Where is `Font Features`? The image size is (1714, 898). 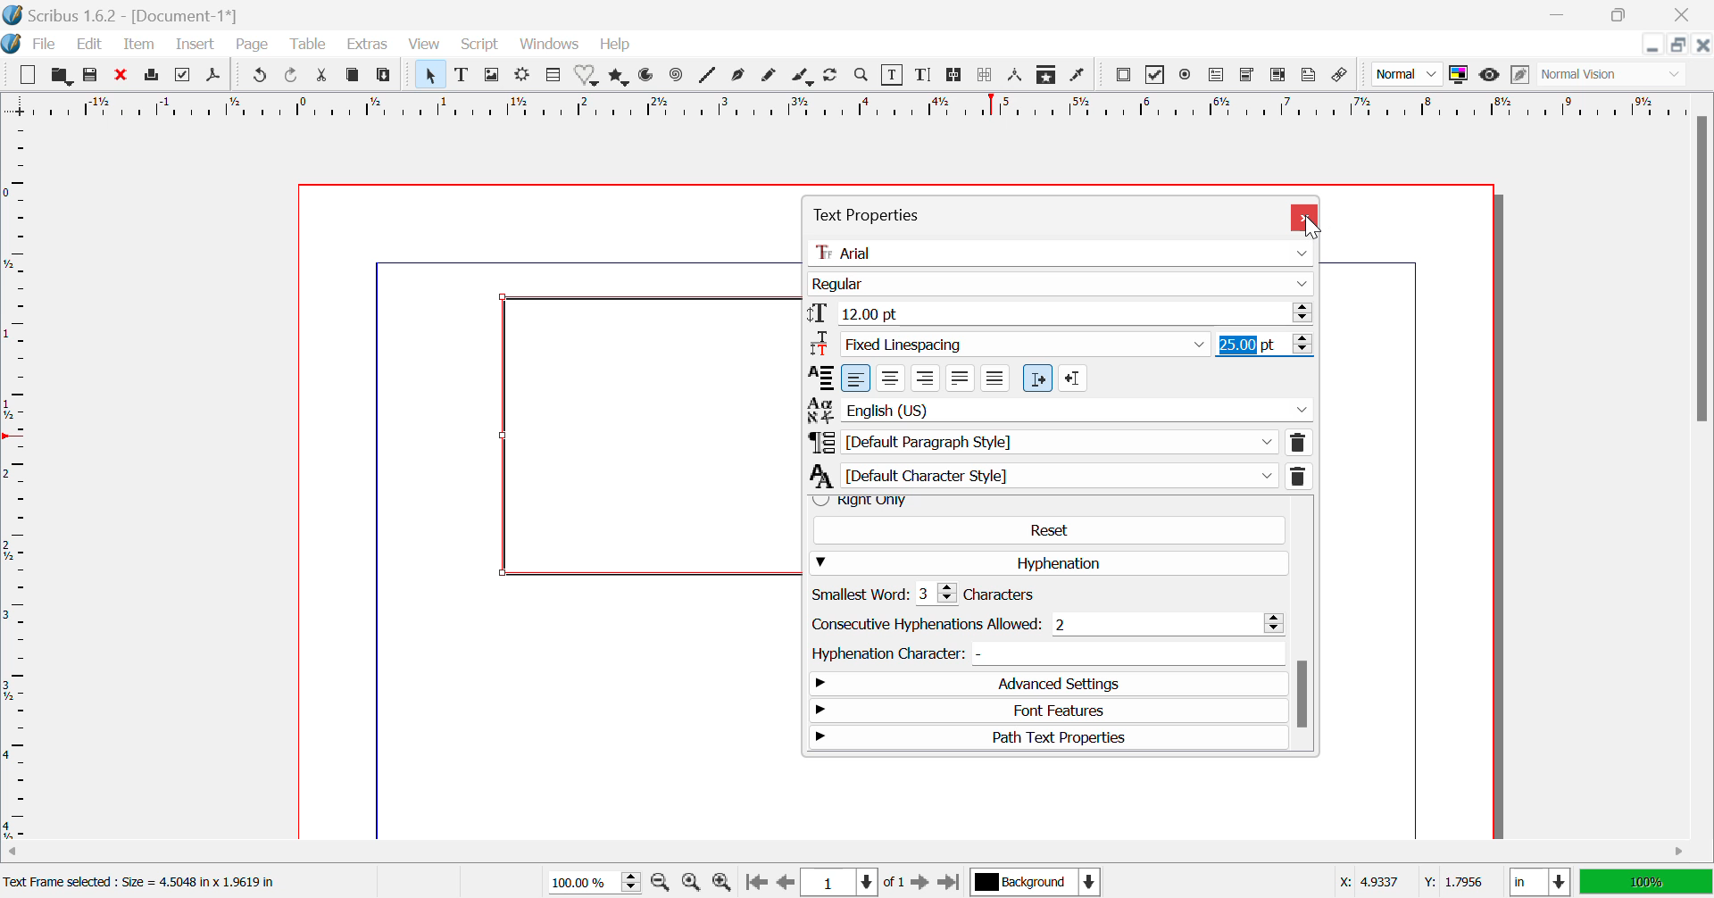
Font Features is located at coordinates (1049, 712).